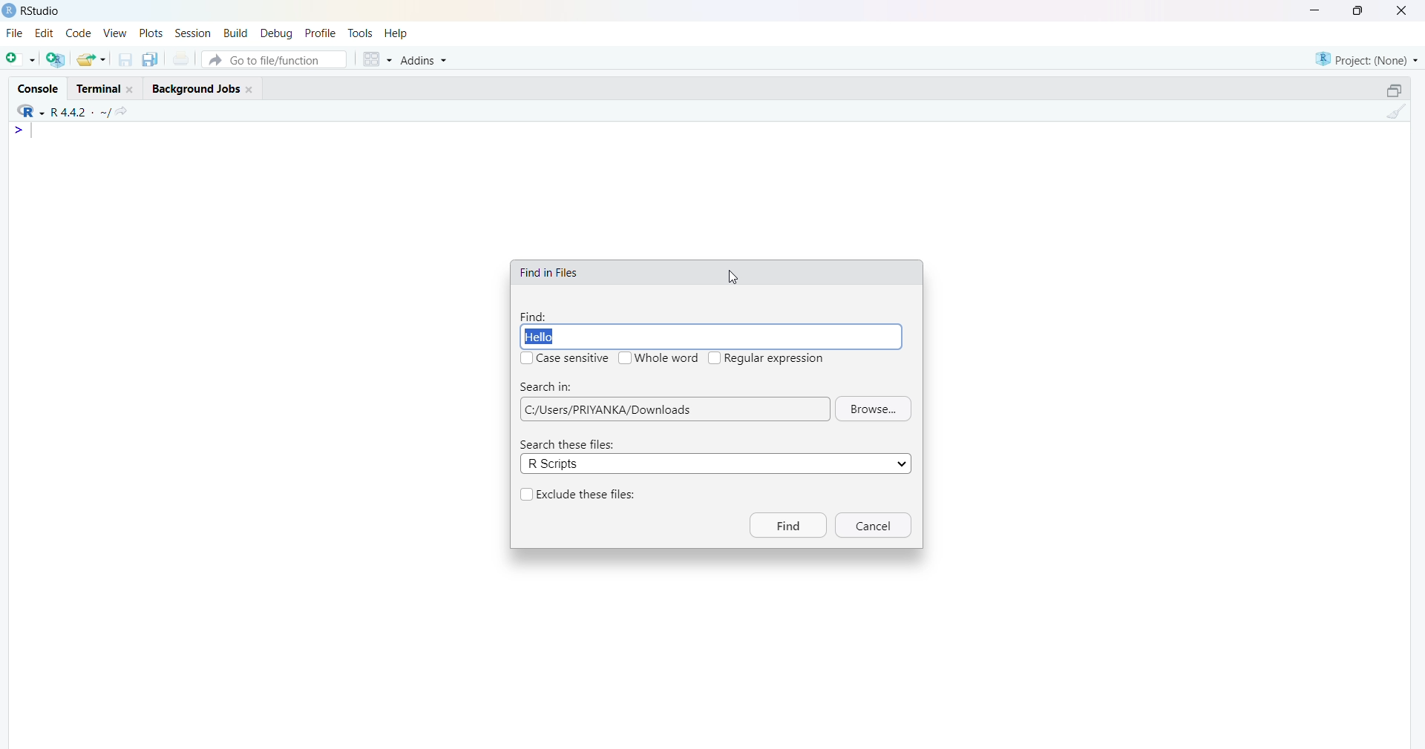 The width and height of the screenshot is (1425, 749). Describe the element at coordinates (574, 358) in the screenshot. I see `Case sensitive` at that location.